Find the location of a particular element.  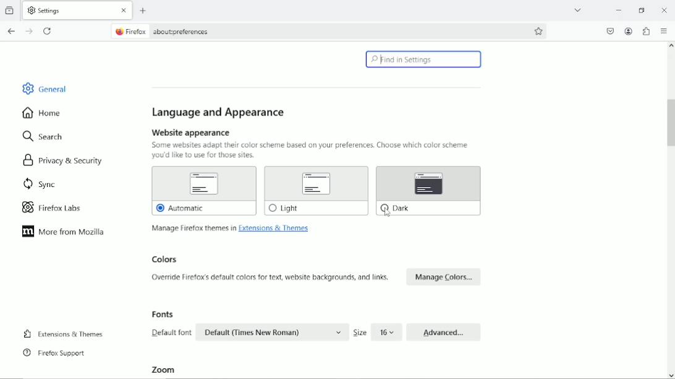

account is located at coordinates (629, 31).